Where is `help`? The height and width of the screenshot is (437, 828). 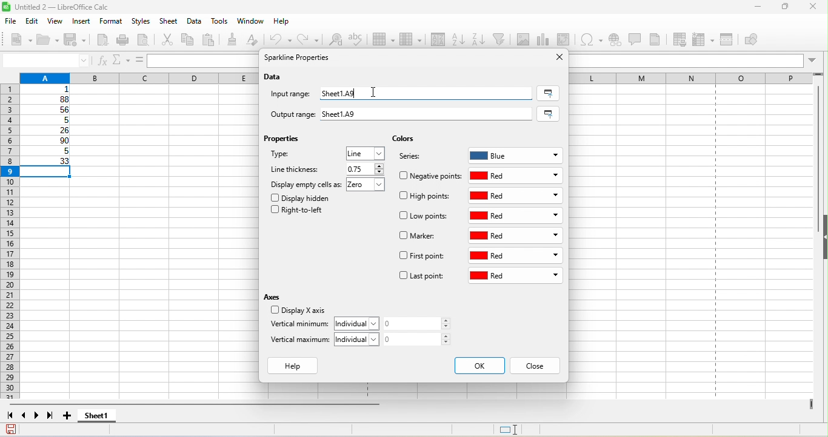 help is located at coordinates (282, 24).